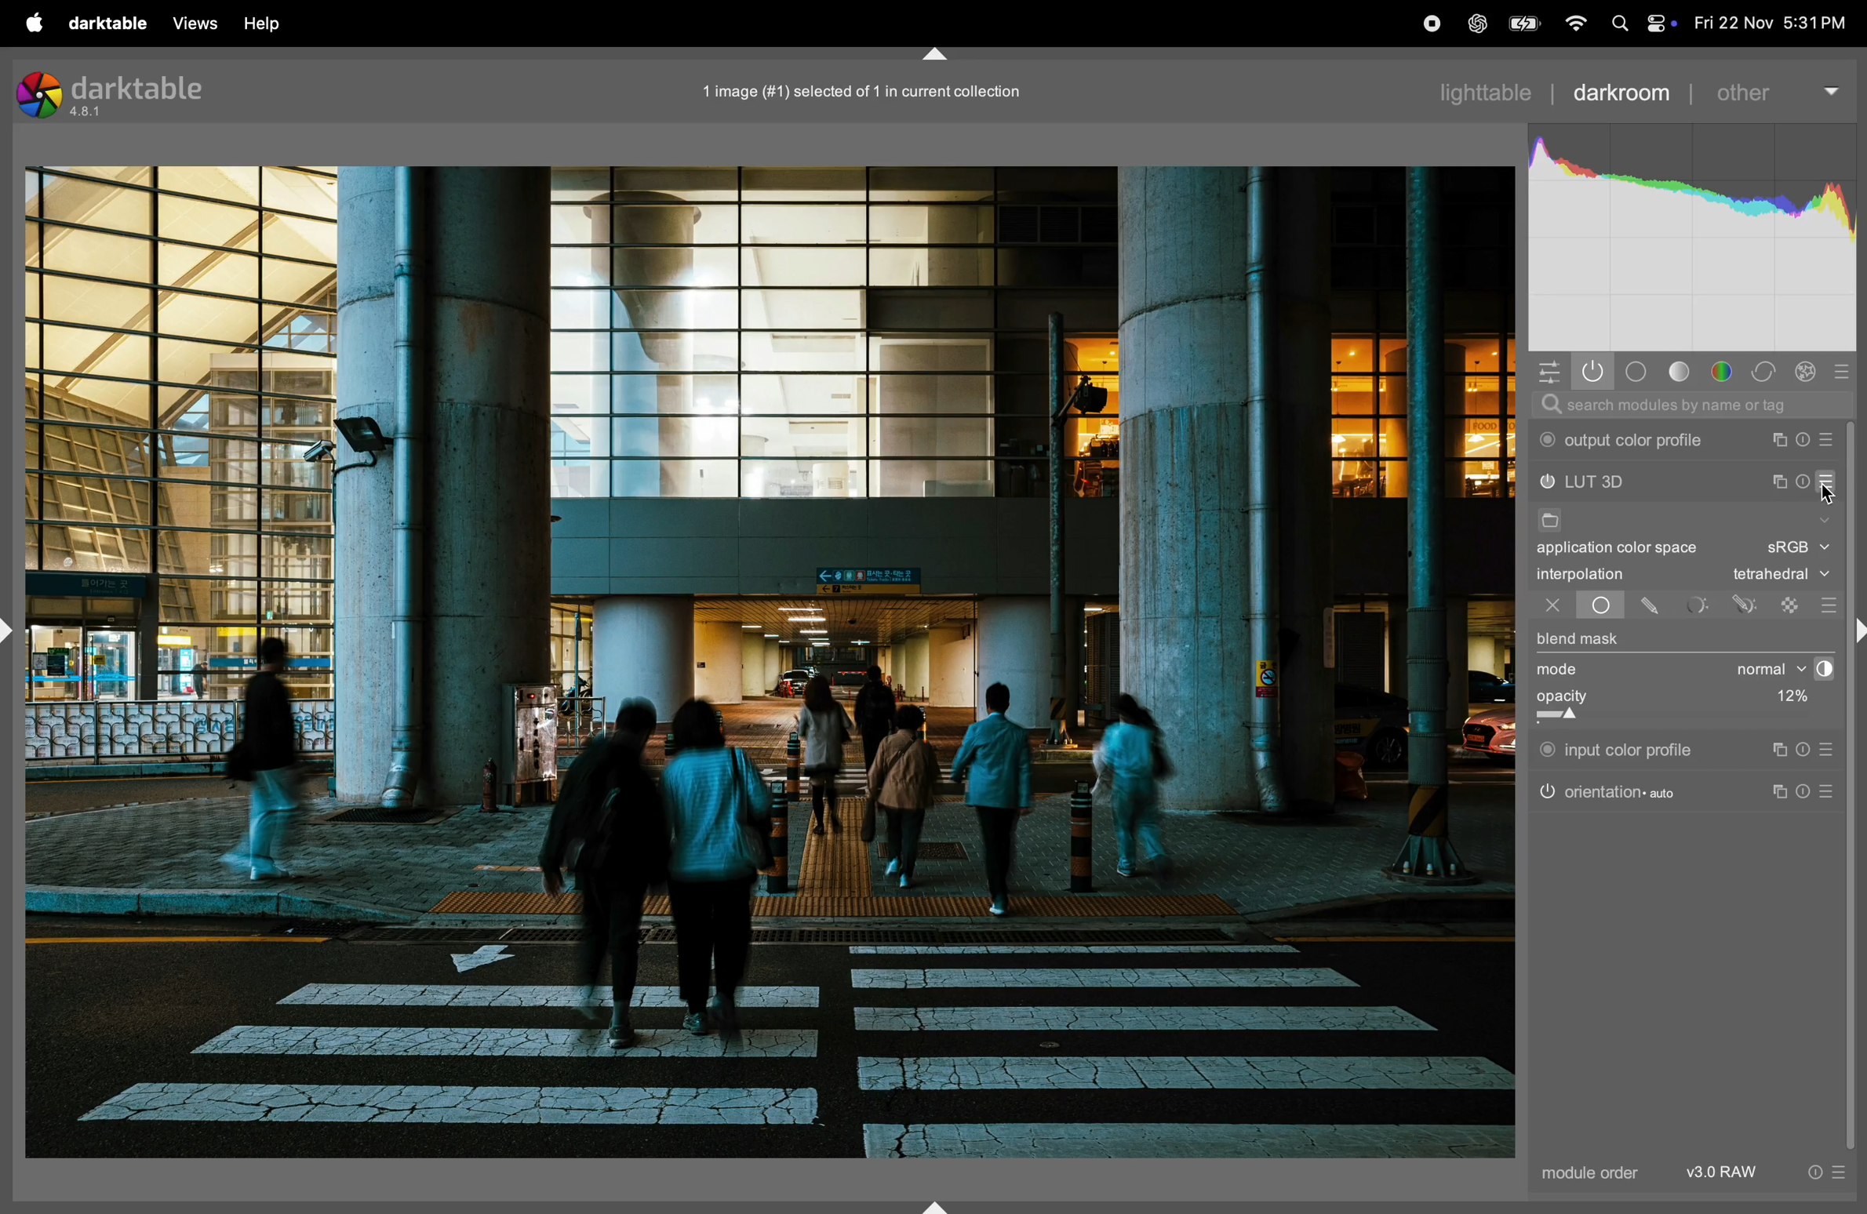 Image resolution: width=1867 pixels, height=1214 pixels. What do you see at coordinates (1825, 496) in the screenshot?
I see `cursor` at bounding box center [1825, 496].